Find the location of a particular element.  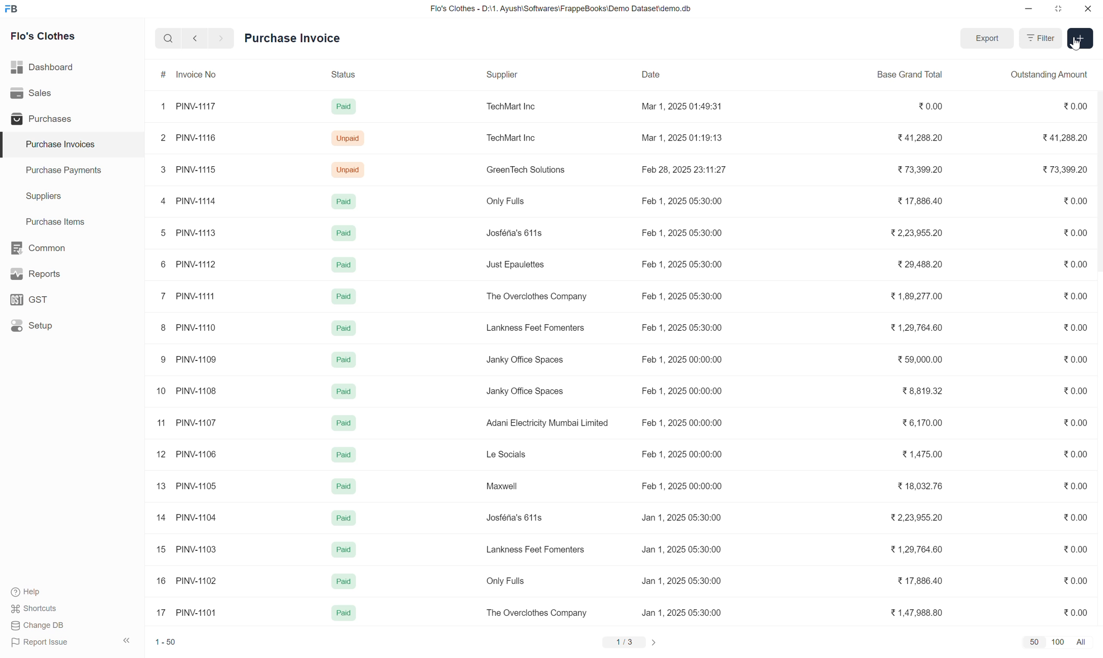

0.00 is located at coordinates (1075, 612).